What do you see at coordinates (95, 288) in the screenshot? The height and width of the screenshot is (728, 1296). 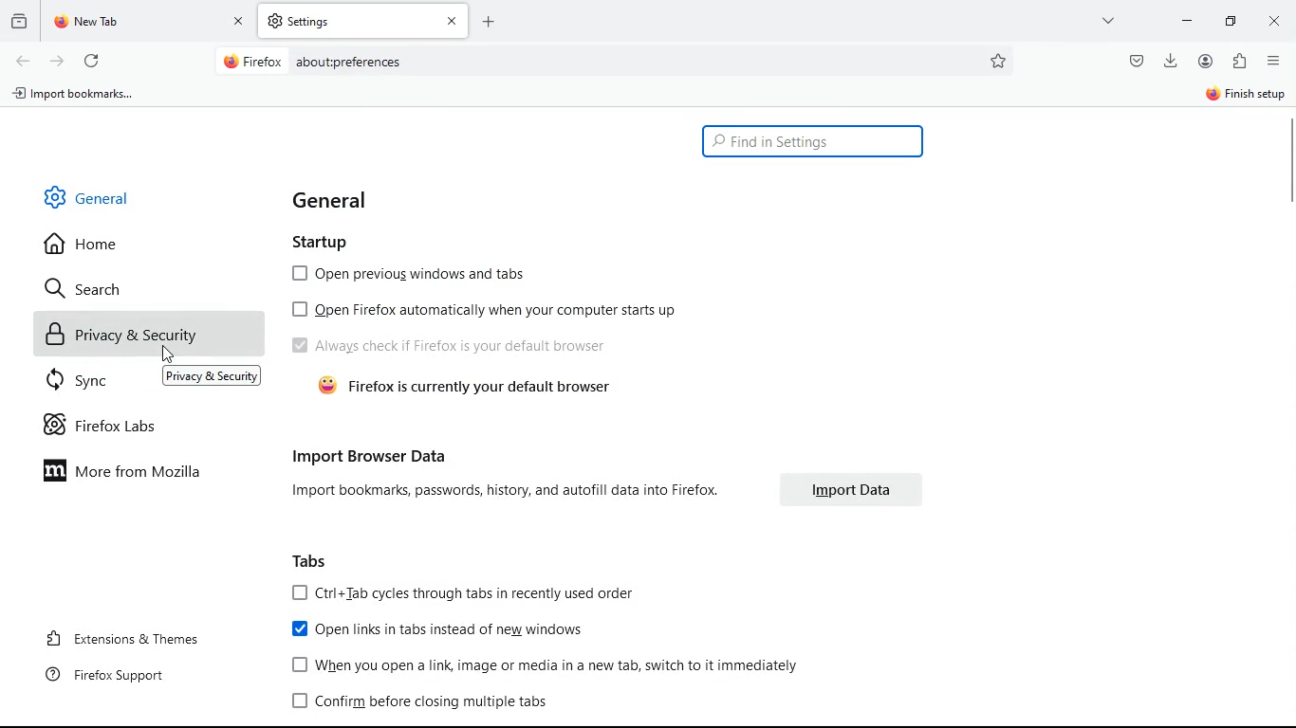 I see `search` at bounding box center [95, 288].